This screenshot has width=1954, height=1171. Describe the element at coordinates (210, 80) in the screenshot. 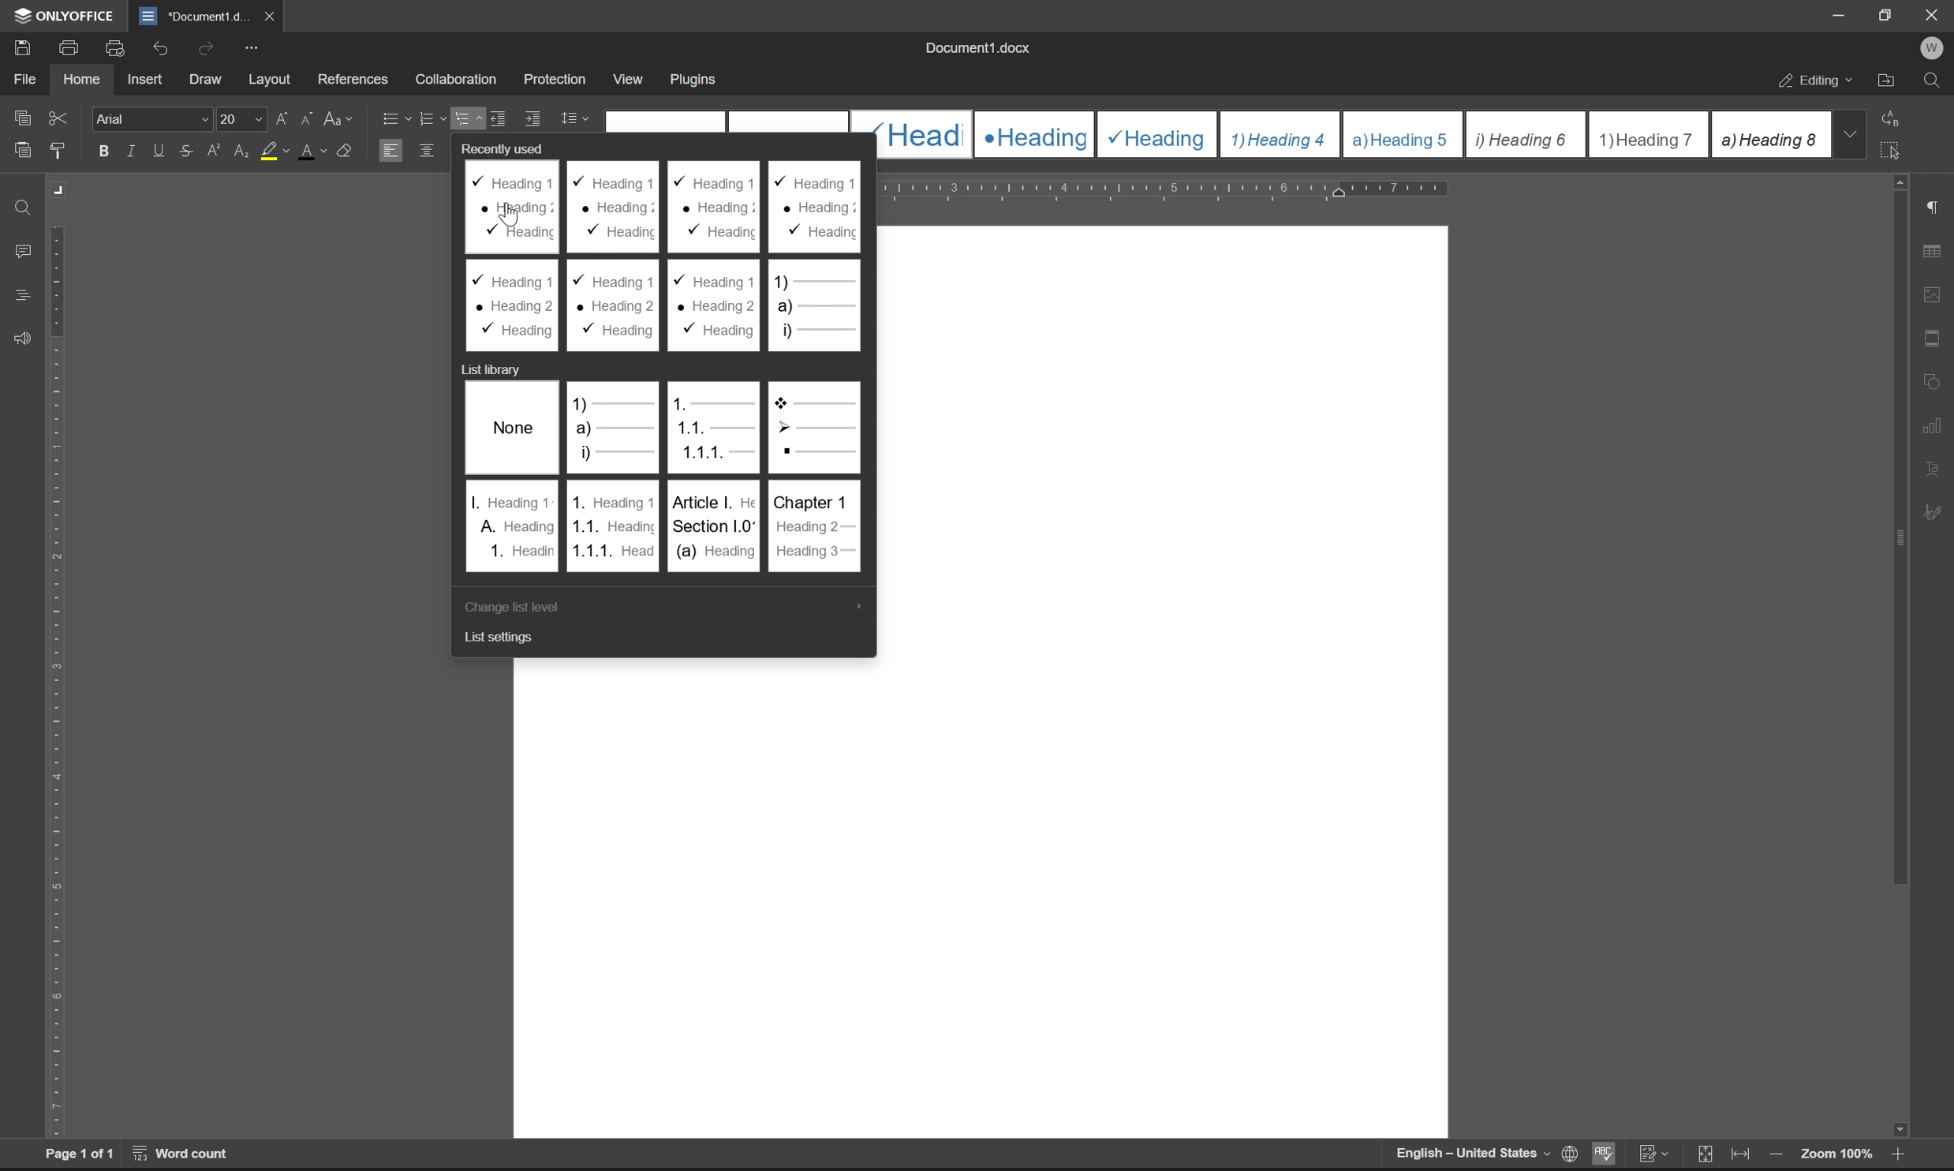

I see `draw` at that location.